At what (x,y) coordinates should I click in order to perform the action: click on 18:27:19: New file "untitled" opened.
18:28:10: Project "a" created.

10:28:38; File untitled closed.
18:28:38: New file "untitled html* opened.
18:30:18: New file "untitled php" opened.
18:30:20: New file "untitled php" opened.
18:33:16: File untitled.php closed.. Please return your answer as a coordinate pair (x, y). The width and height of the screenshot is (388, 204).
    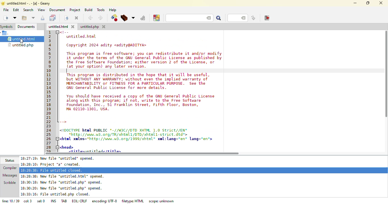
    Looking at the image, I should click on (67, 176).